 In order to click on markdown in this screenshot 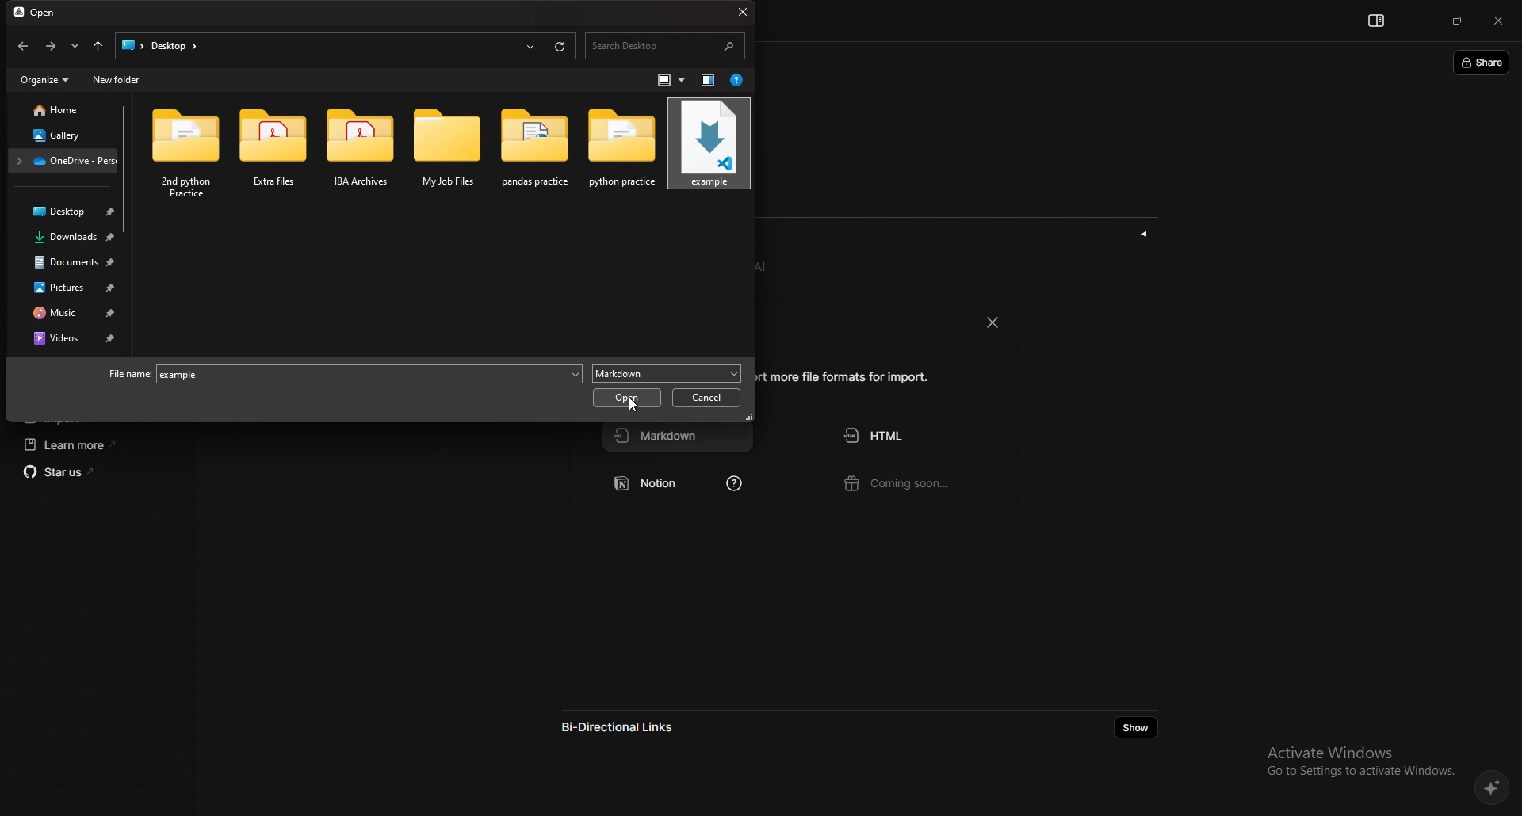, I will do `click(667, 372)`.